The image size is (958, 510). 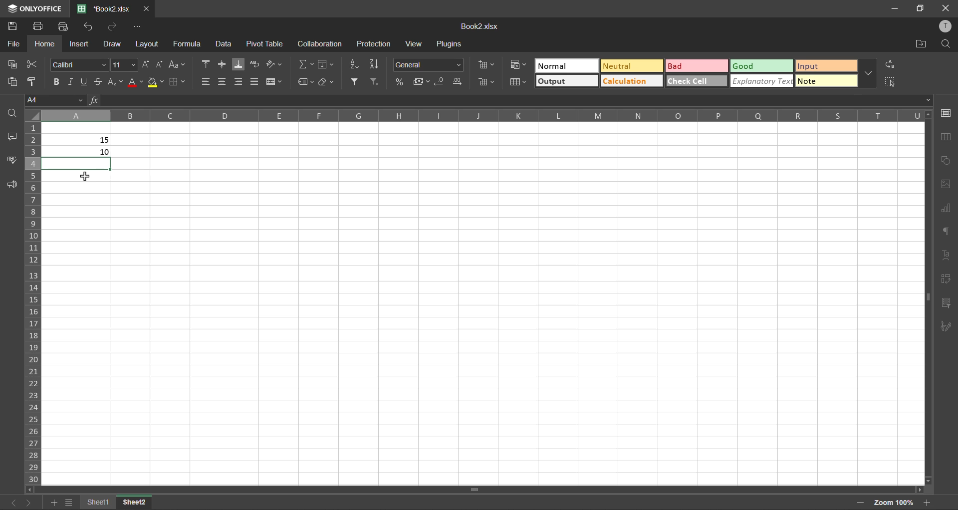 I want to click on strikethrough, so click(x=98, y=80).